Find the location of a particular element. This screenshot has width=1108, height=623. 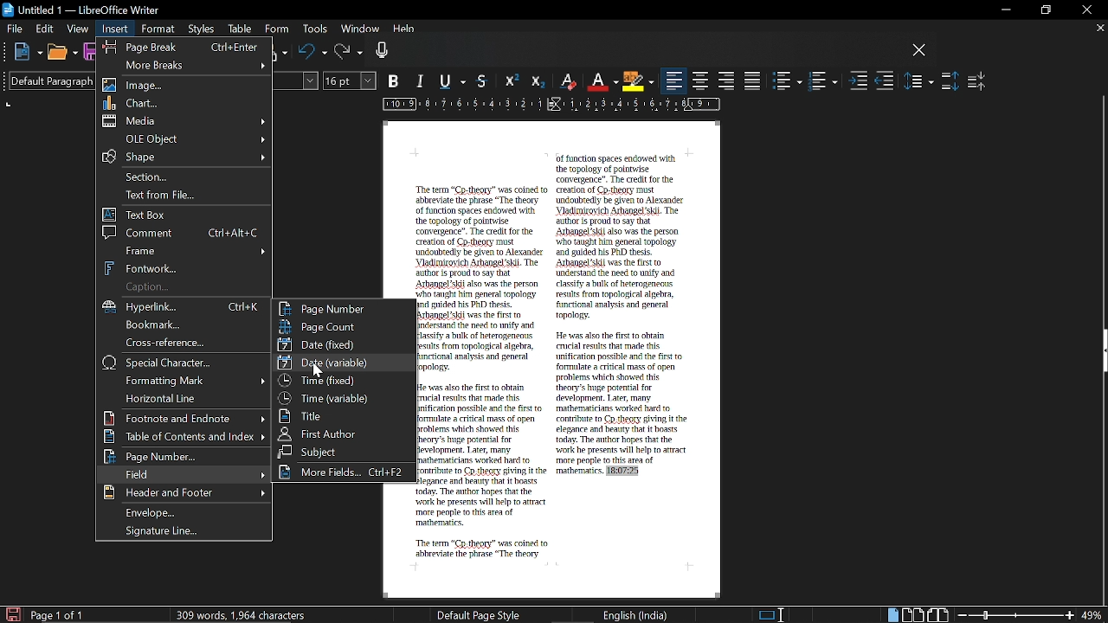

Find is located at coordinates (181, 474).